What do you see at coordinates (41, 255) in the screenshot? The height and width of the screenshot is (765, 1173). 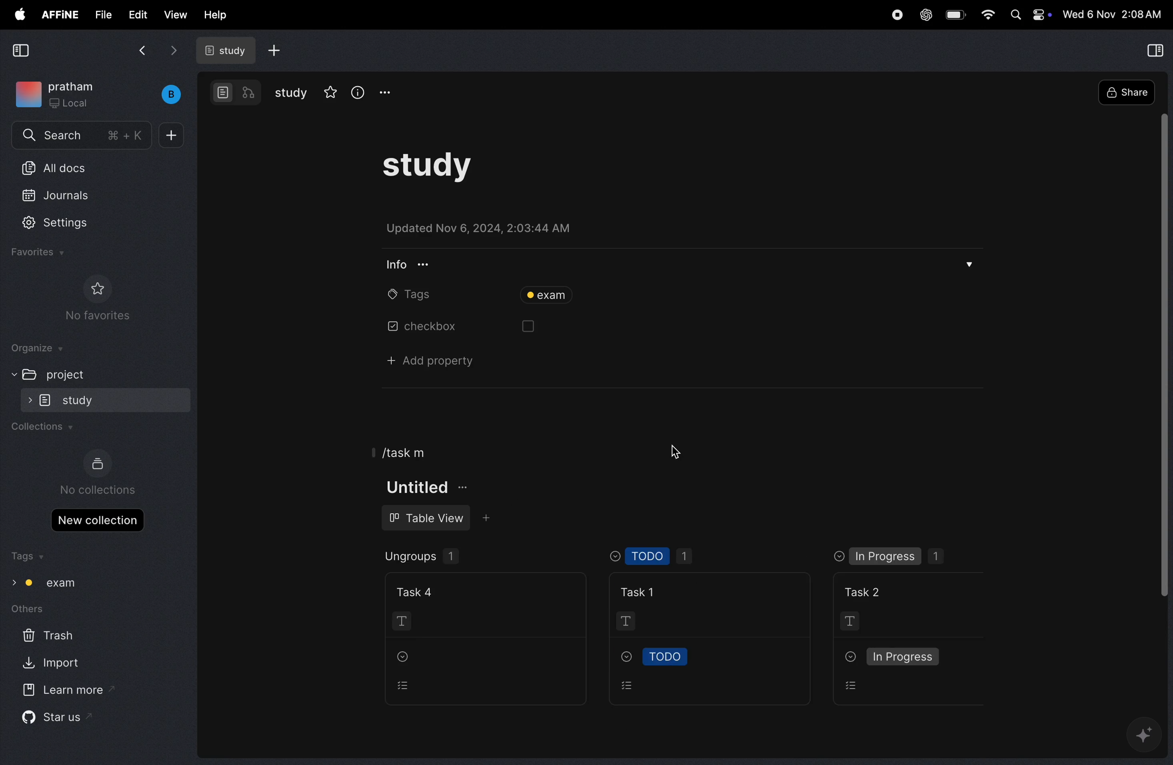 I see `favourites` at bounding box center [41, 255].